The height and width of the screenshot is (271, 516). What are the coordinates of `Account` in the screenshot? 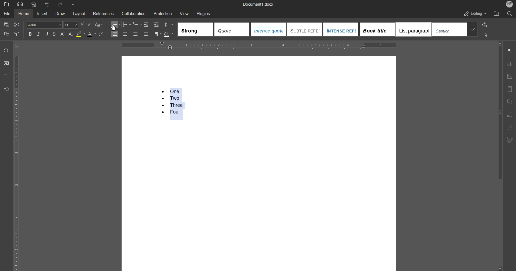 It's located at (510, 4).